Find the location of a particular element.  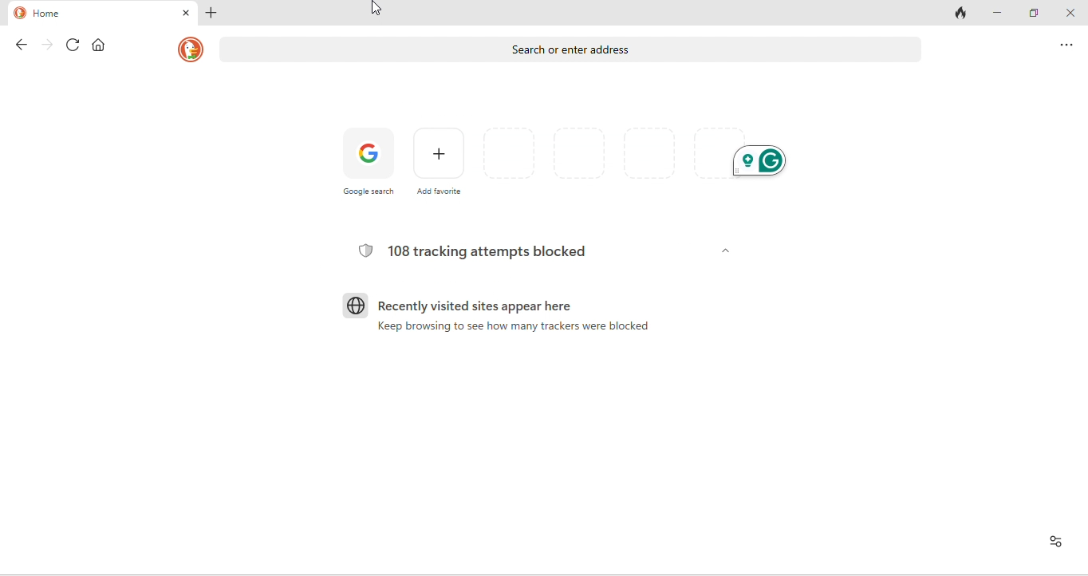

close is located at coordinates (183, 14).